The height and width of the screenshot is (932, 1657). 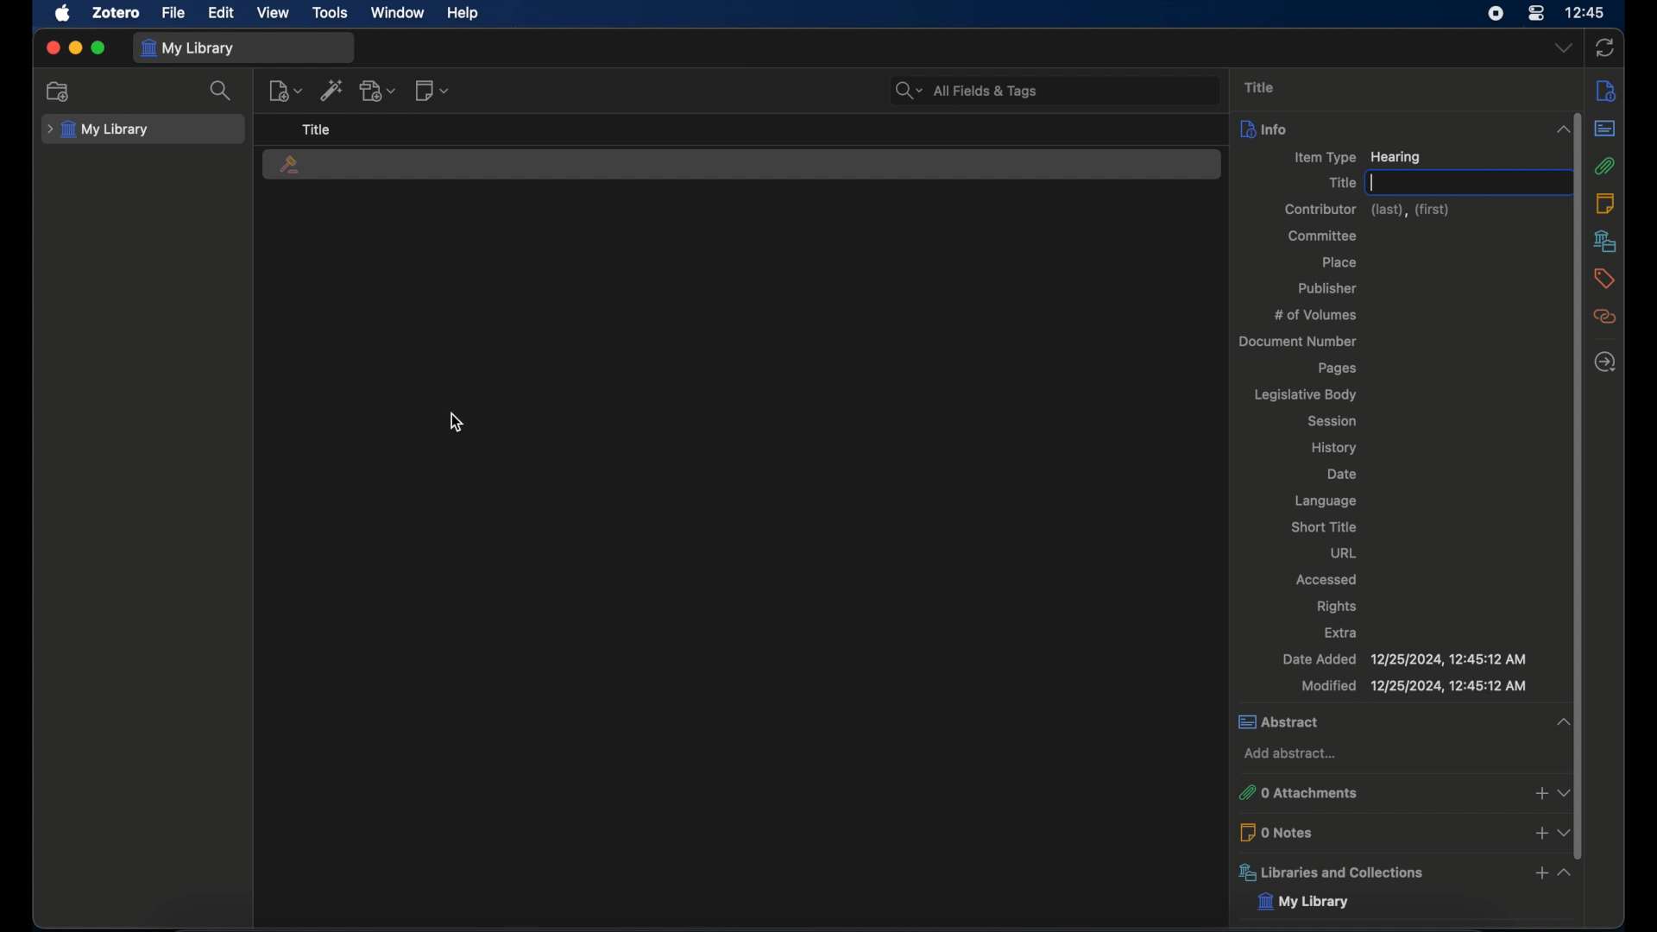 I want to click on attachments, so click(x=1606, y=166).